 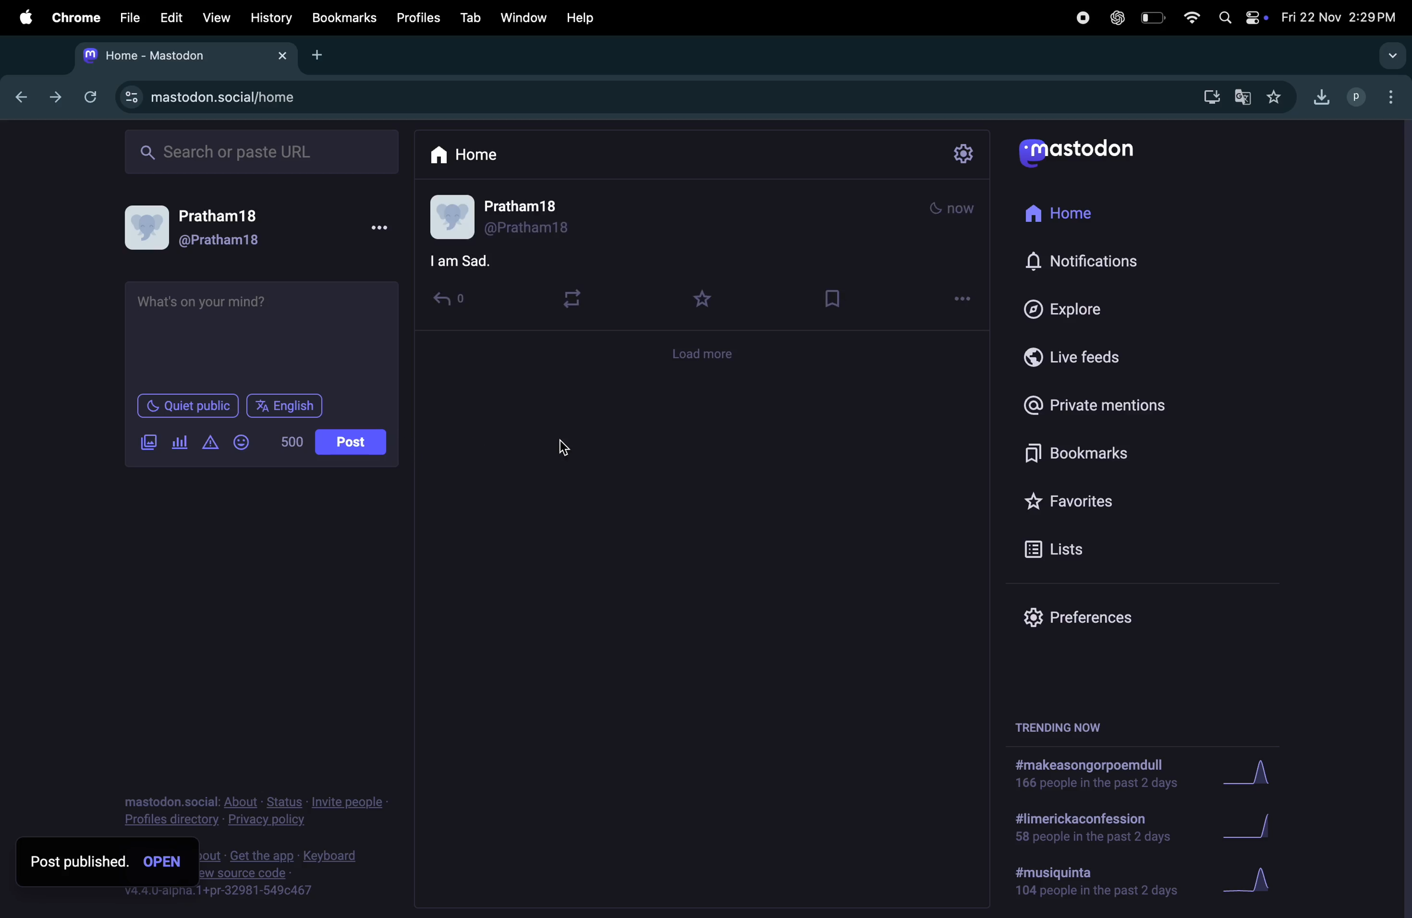 What do you see at coordinates (267, 334) in the screenshot?
I see `text box` at bounding box center [267, 334].